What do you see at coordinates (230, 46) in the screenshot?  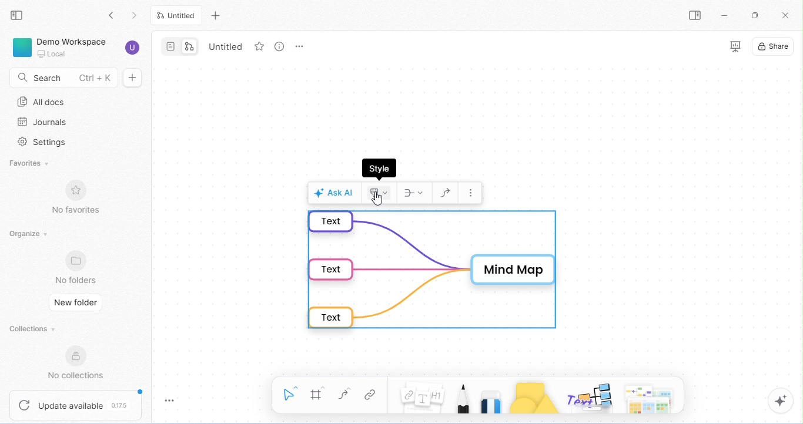 I see `tab name` at bounding box center [230, 46].